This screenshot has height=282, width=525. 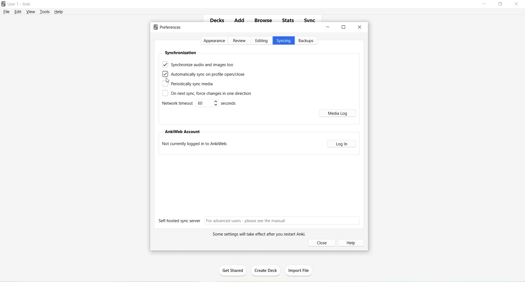 What do you see at coordinates (328, 27) in the screenshot?
I see `Minimize` at bounding box center [328, 27].